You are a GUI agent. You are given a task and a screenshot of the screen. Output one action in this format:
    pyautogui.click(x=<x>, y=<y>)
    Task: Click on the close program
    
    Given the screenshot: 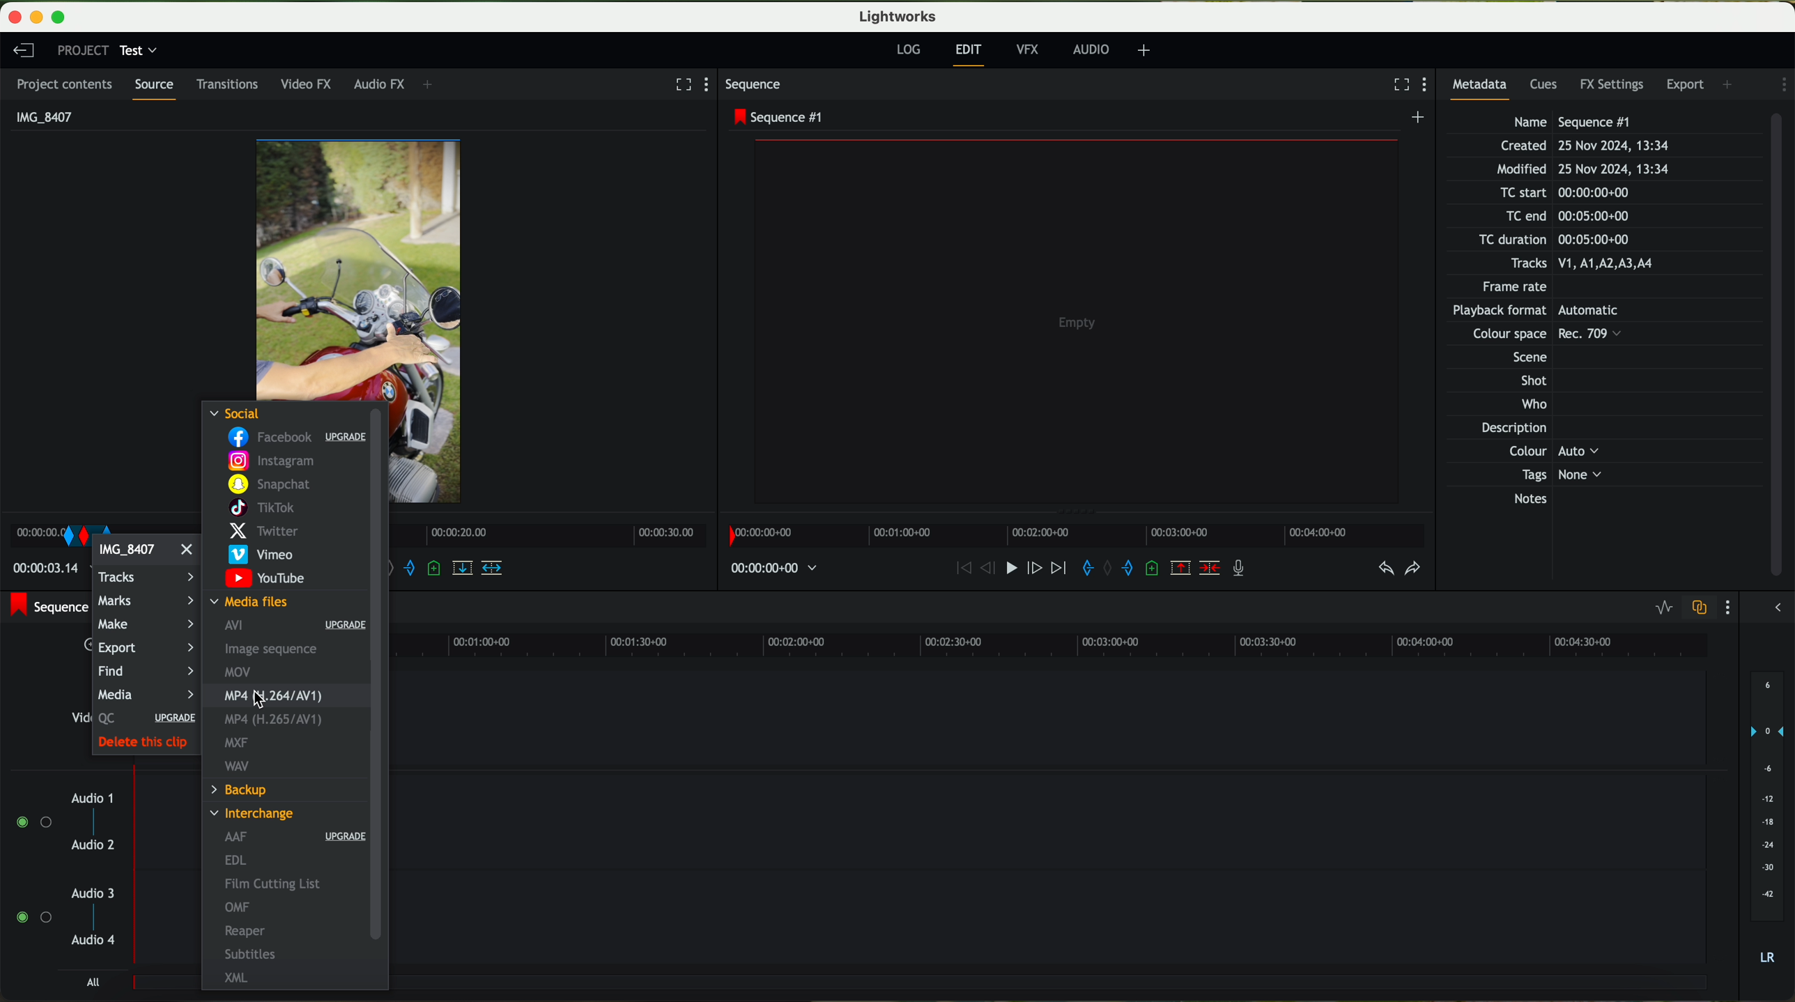 What is the action you would take?
    pyautogui.click(x=13, y=17)
    